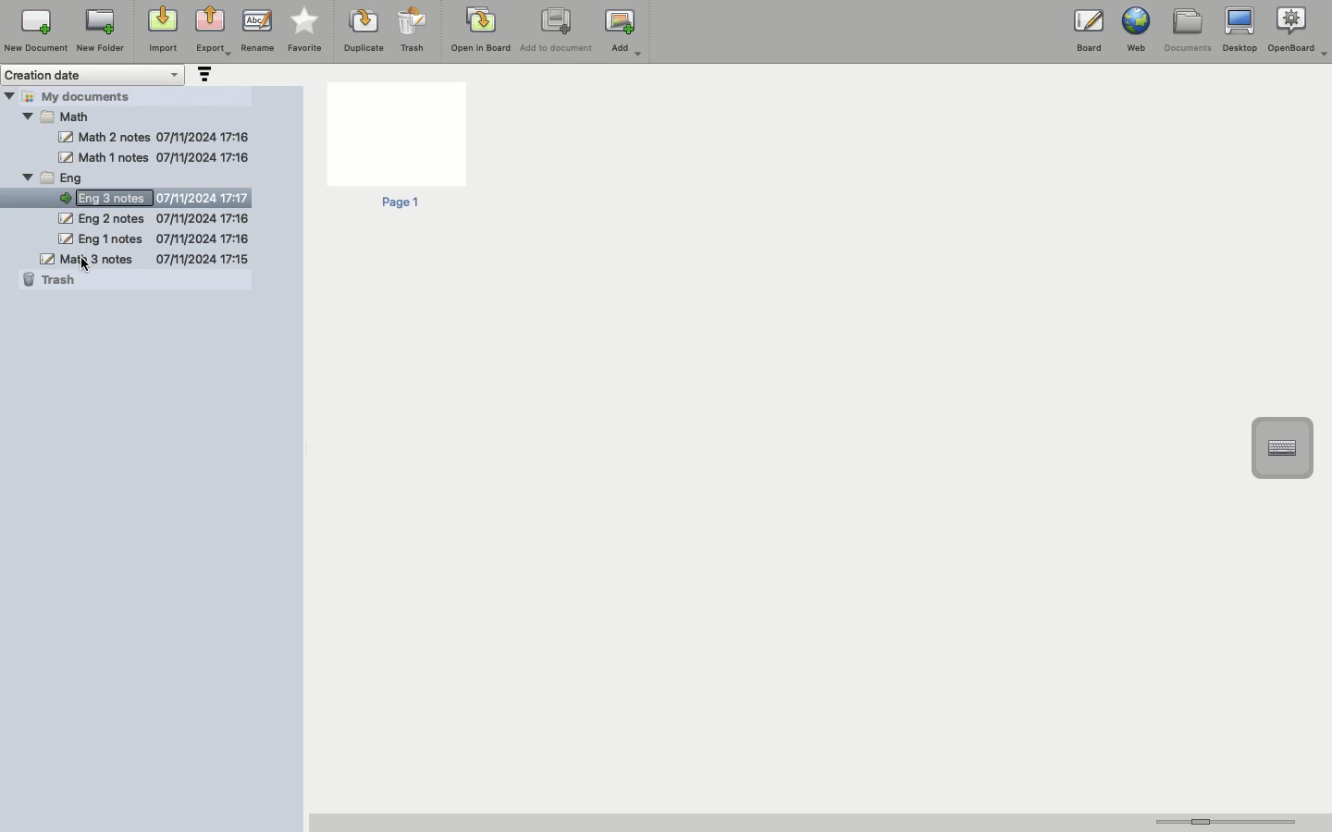 The height and width of the screenshot is (832, 1332). I want to click on Eng 3 notes, so click(143, 114).